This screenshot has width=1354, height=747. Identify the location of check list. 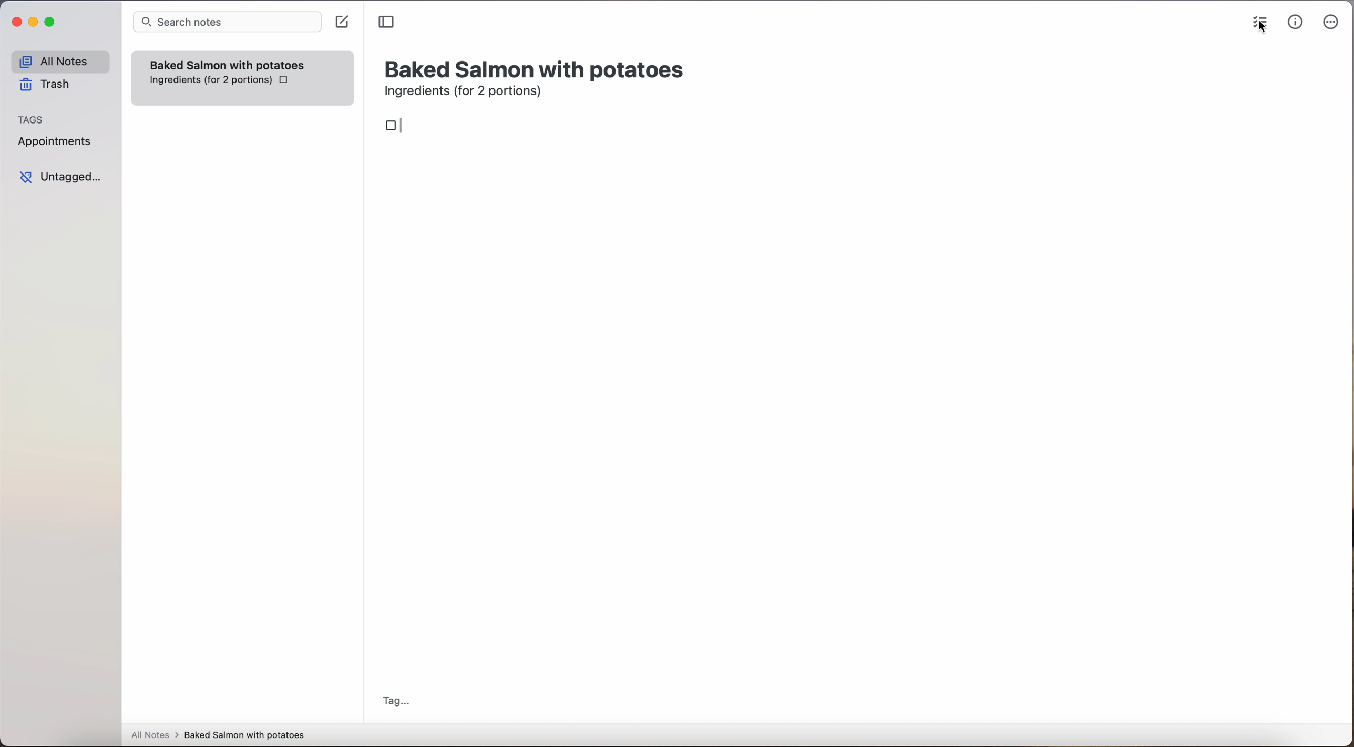
(1257, 18).